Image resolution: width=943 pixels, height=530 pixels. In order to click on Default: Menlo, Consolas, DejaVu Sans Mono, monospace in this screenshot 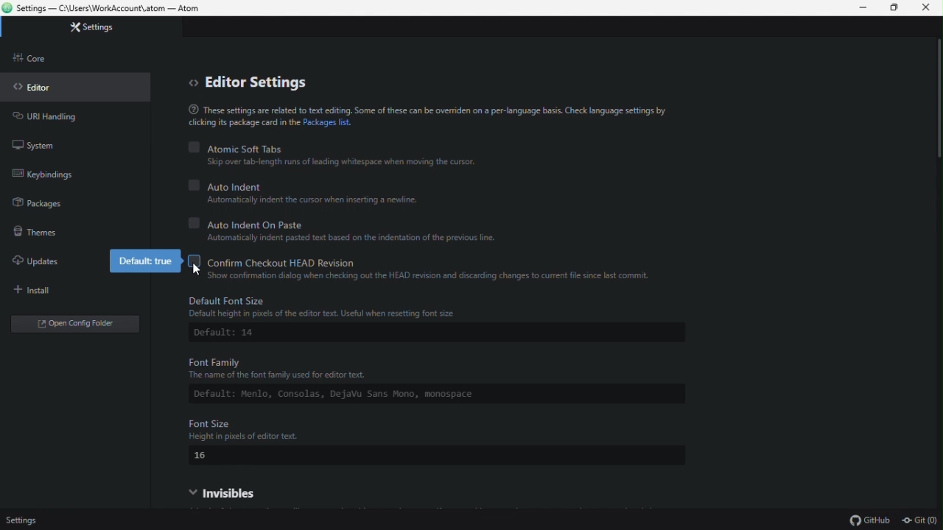, I will do `click(424, 394)`.